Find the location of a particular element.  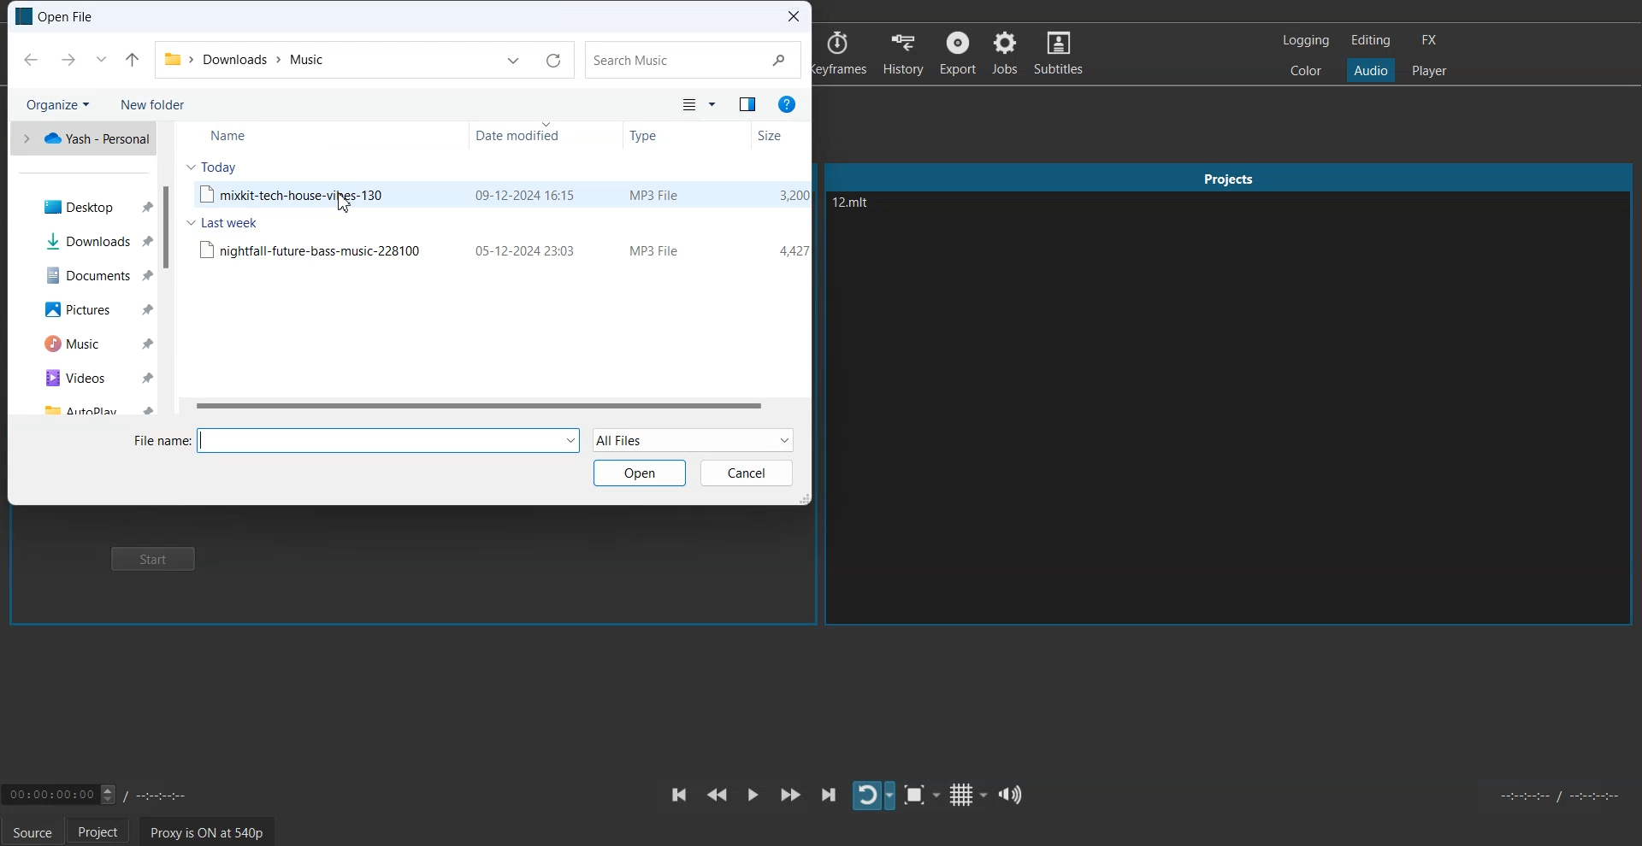

Color is located at coordinates (1307, 71).